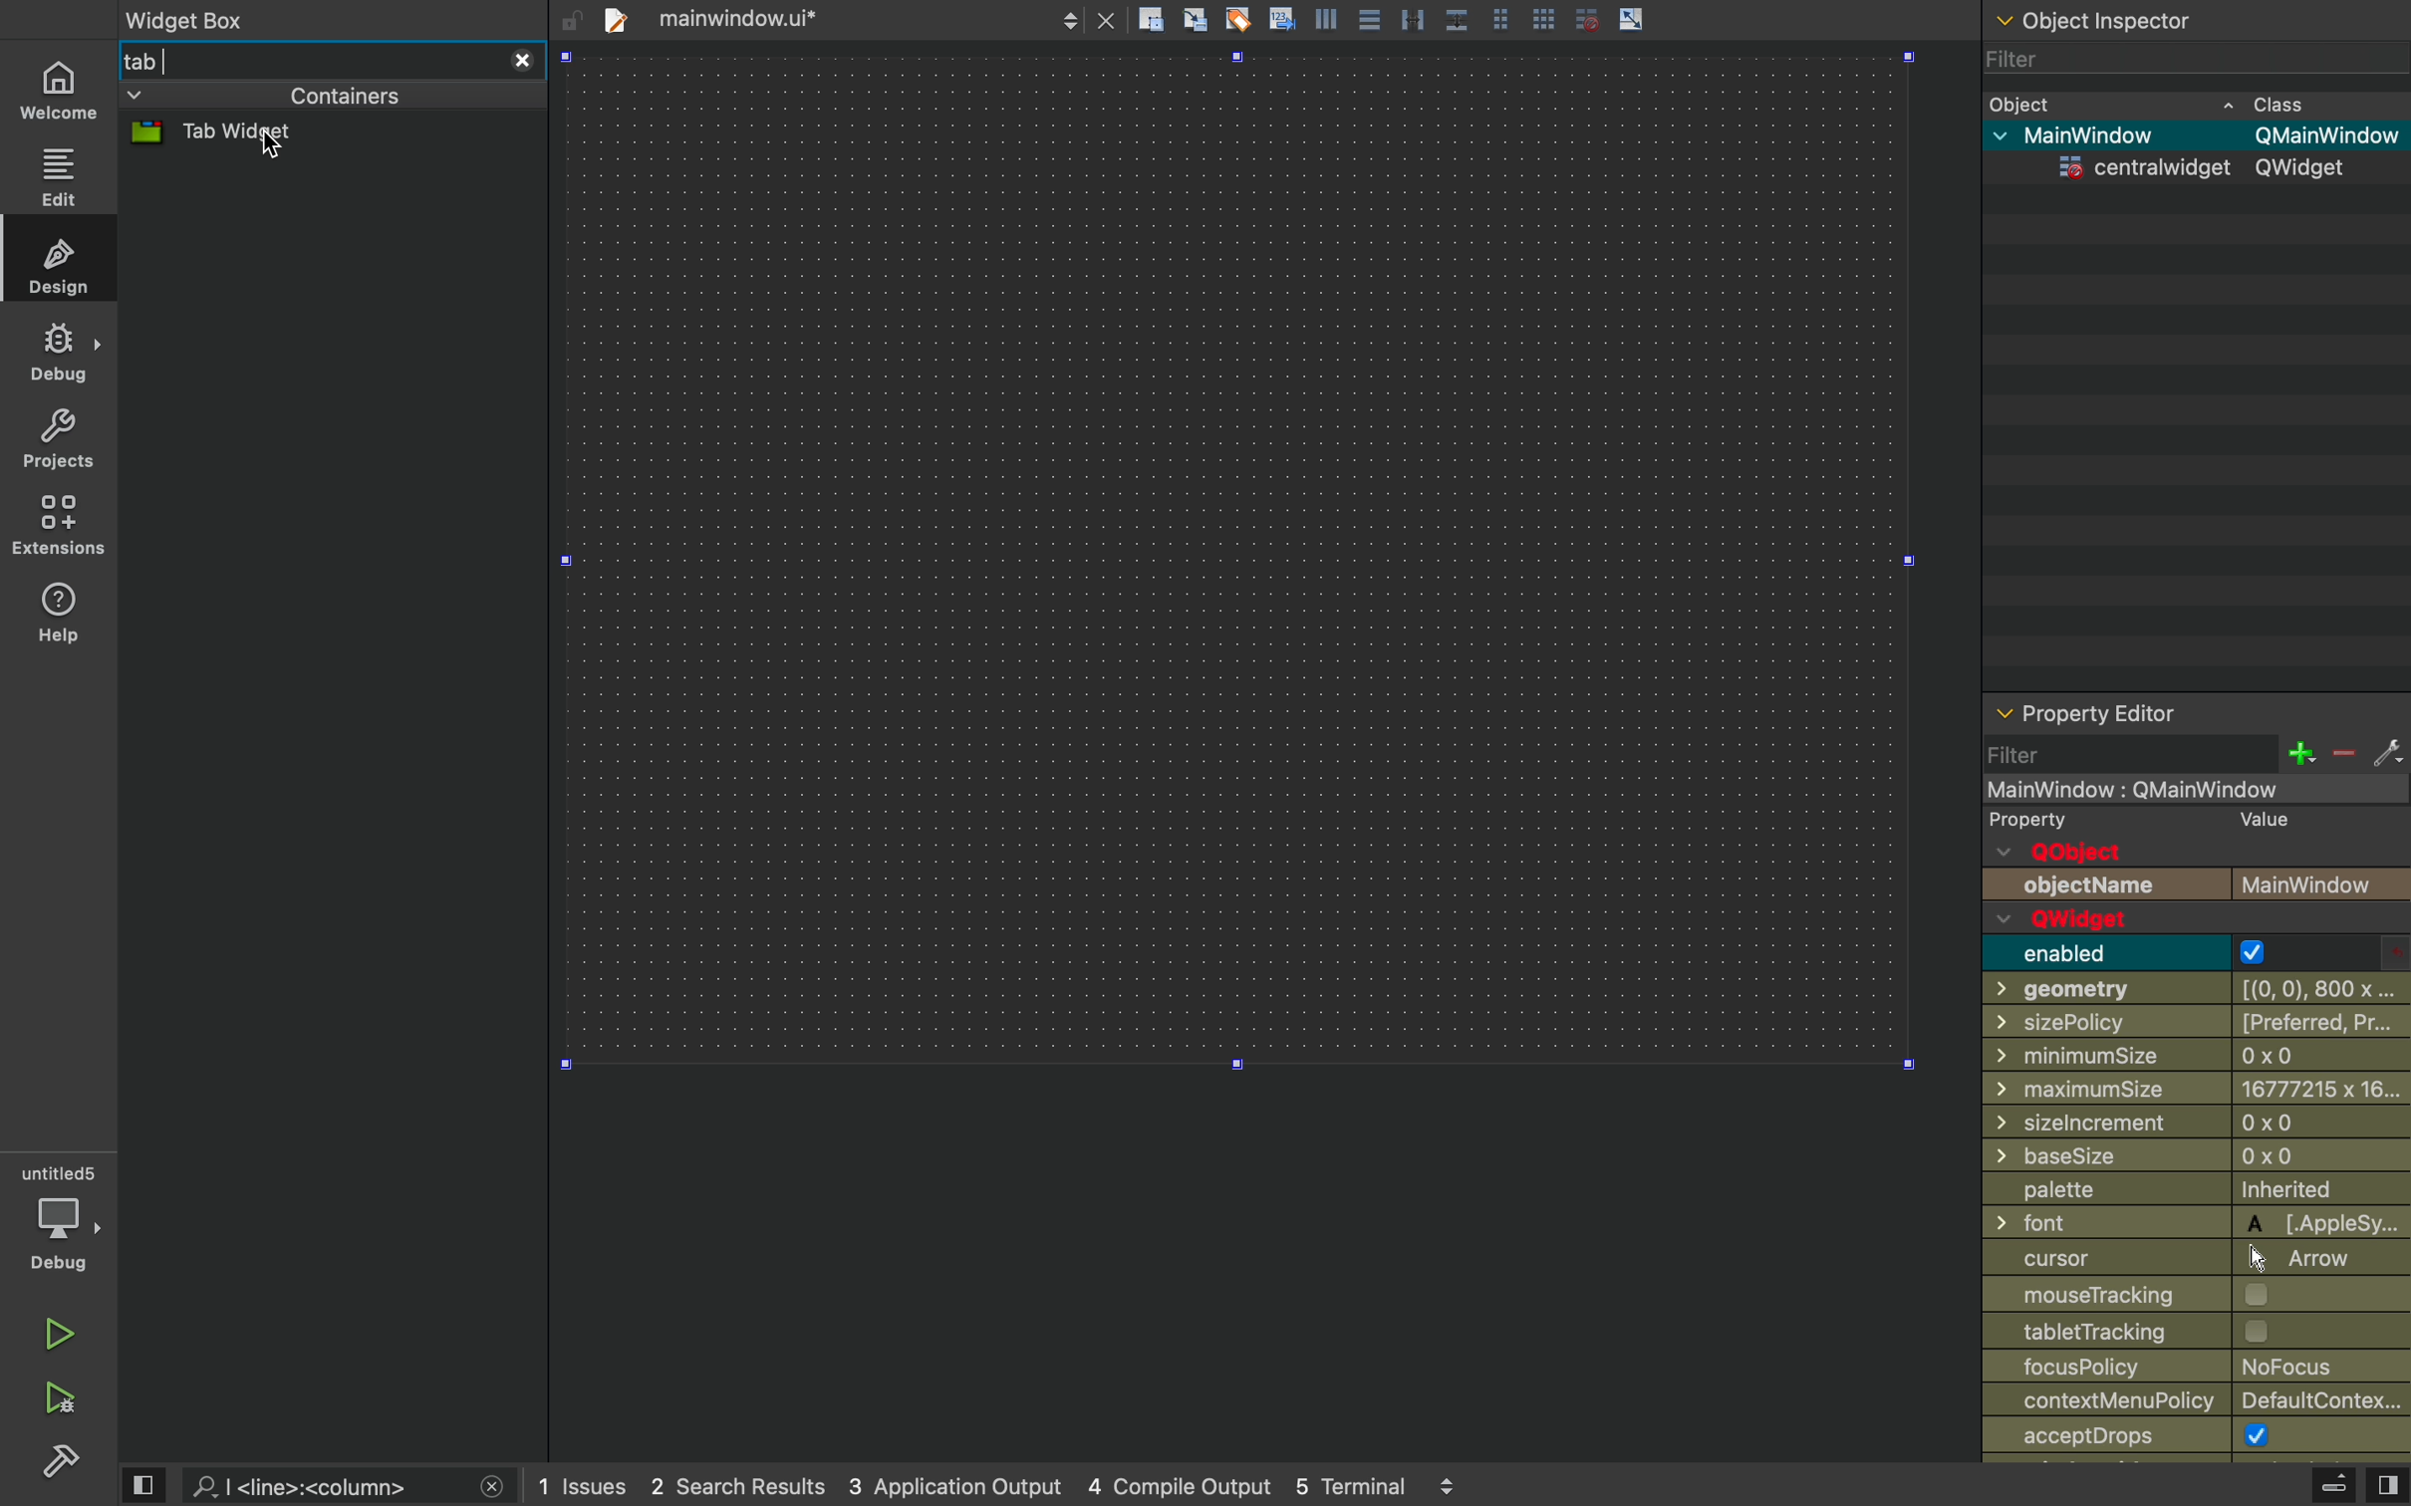  Describe the element at coordinates (2196, 1224) in the screenshot. I see `font` at that location.